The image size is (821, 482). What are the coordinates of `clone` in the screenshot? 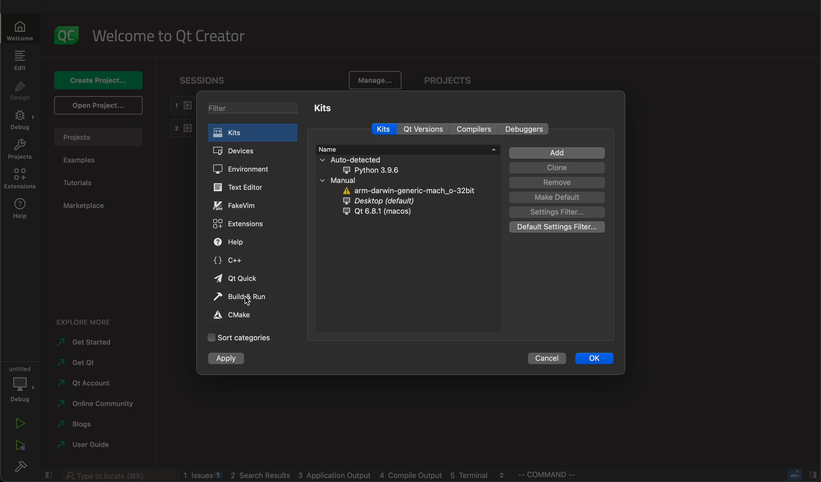 It's located at (557, 167).